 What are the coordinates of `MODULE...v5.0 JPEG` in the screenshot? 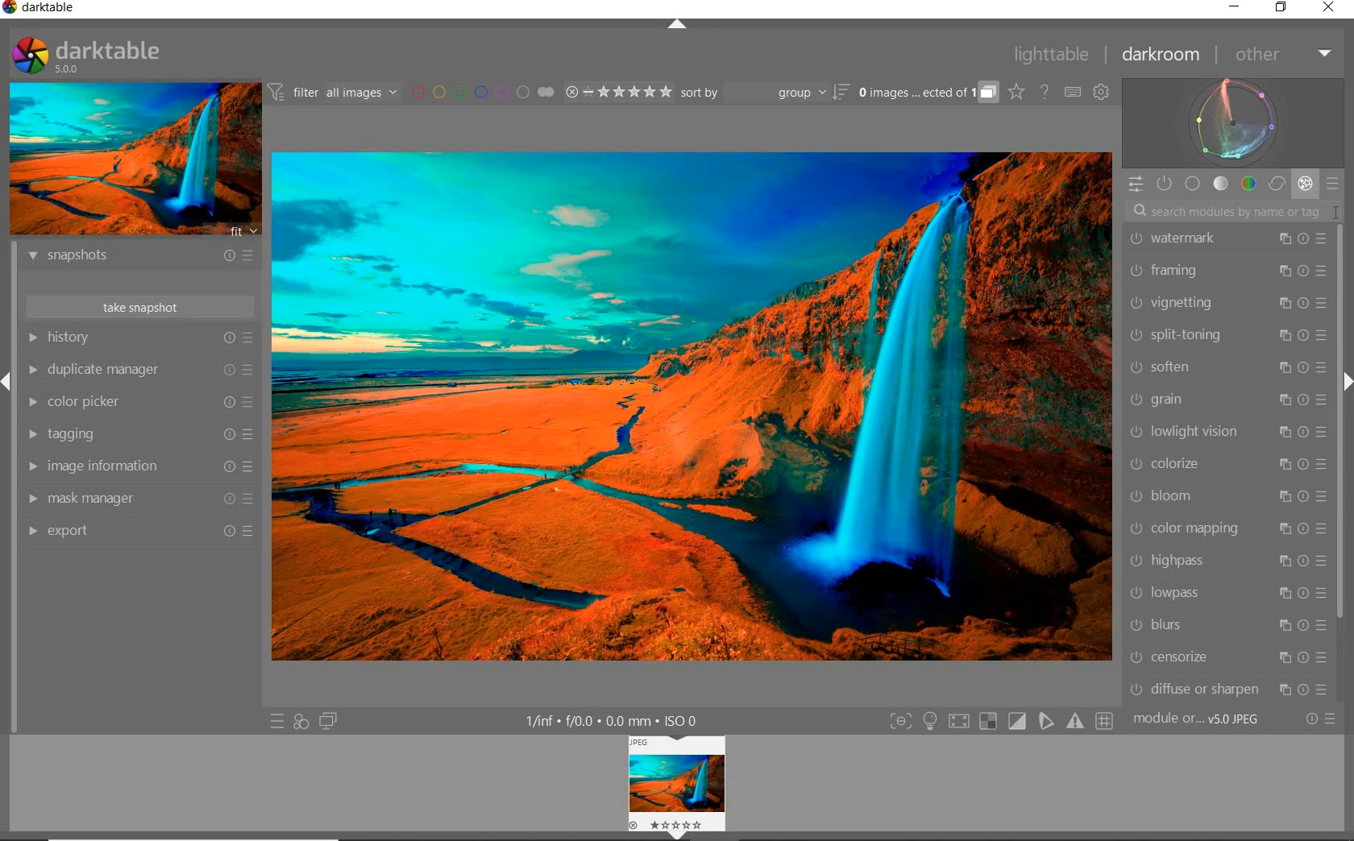 It's located at (1201, 720).